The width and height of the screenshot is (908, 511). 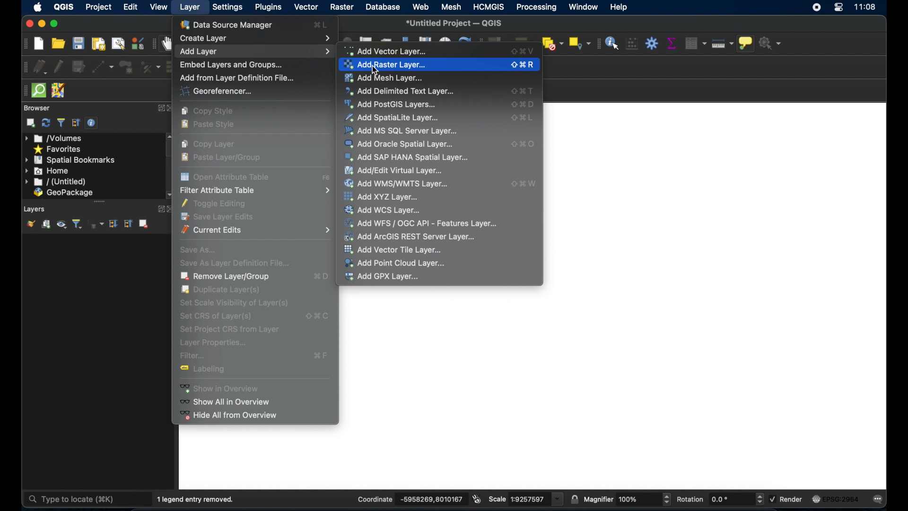 What do you see at coordinates (27, 24) in the screenshot?
I see `close` at bounding box center [27, 24].